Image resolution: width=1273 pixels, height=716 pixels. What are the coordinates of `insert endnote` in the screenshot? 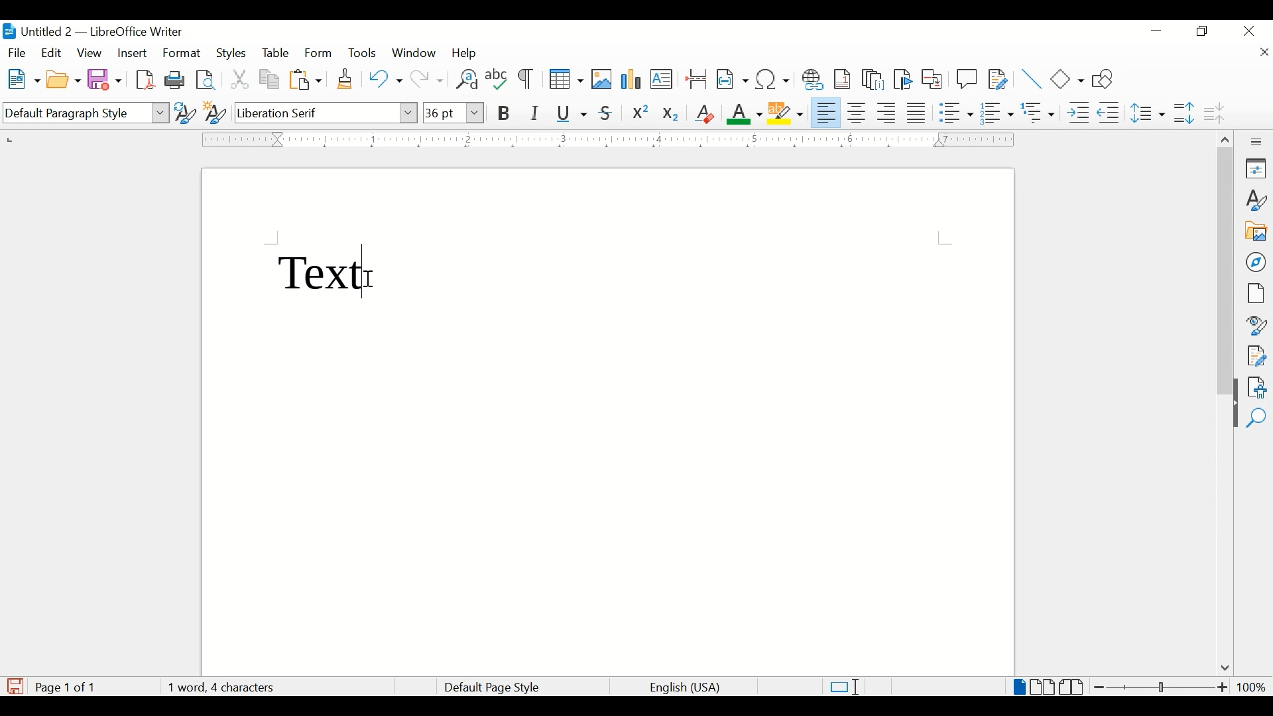 It's located at (873, 80).